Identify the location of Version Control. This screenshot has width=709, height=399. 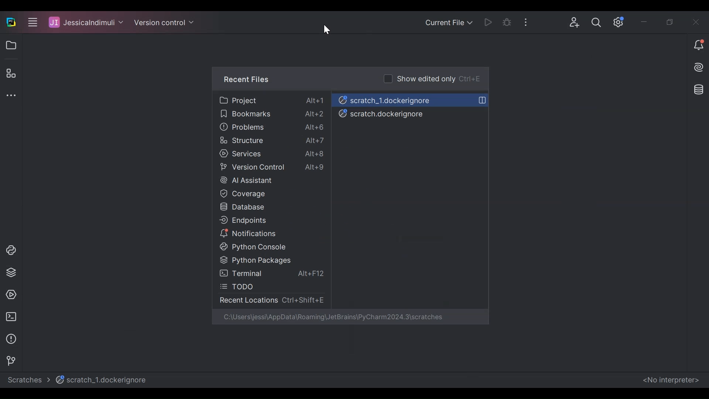
(272, 168).